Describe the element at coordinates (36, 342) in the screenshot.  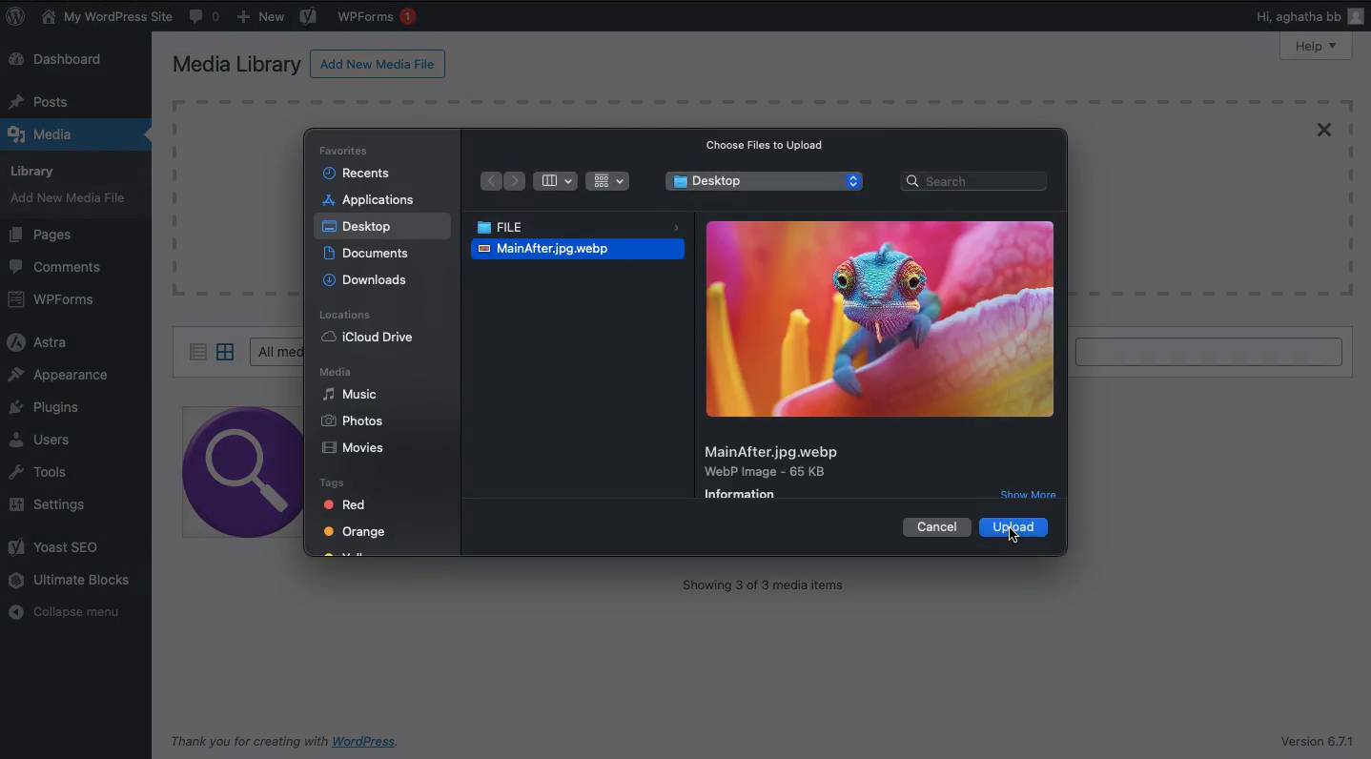
I see `Astra` at that location.